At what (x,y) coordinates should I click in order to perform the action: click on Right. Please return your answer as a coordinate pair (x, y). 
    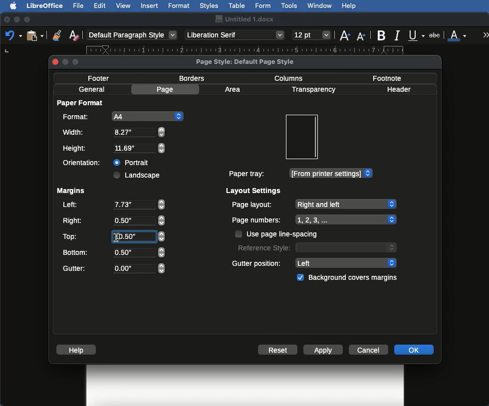
    Looking at the image, I should click on (113, 221).